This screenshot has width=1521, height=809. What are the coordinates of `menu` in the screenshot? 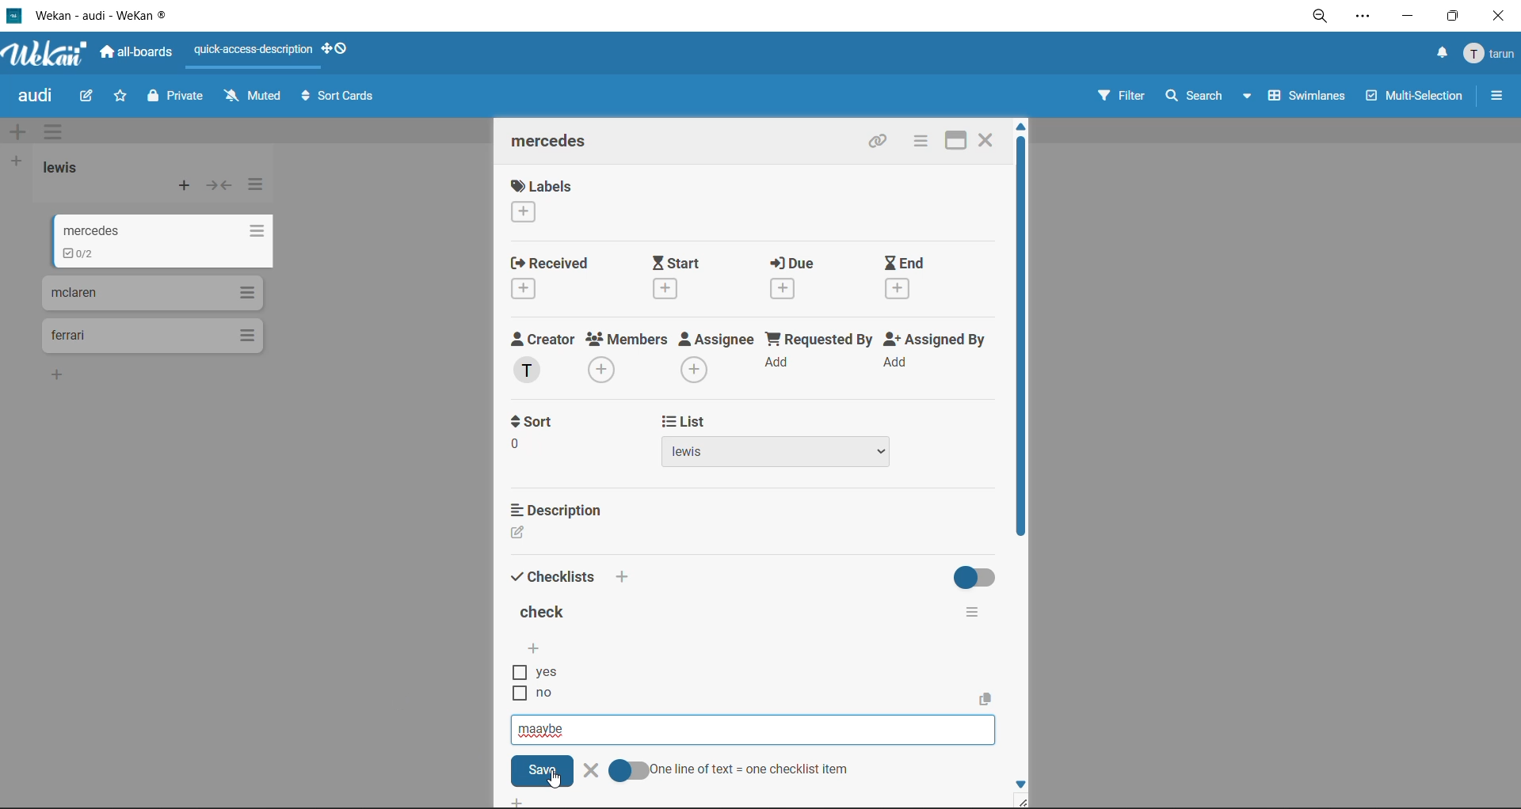 It's located at (1488, 54).